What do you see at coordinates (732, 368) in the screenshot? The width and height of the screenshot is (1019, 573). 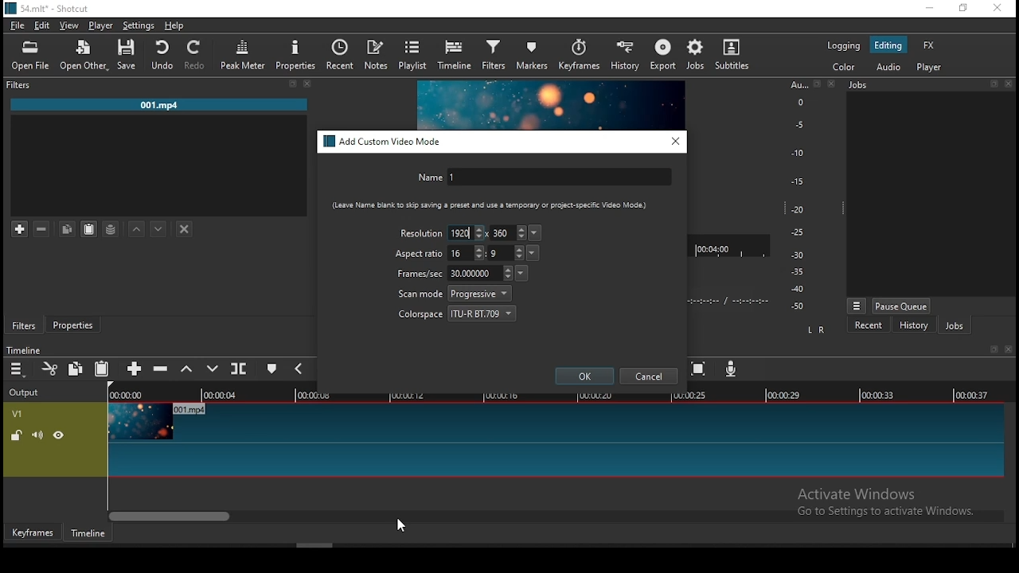 I see `record audio` at bounding box center [732, 368].